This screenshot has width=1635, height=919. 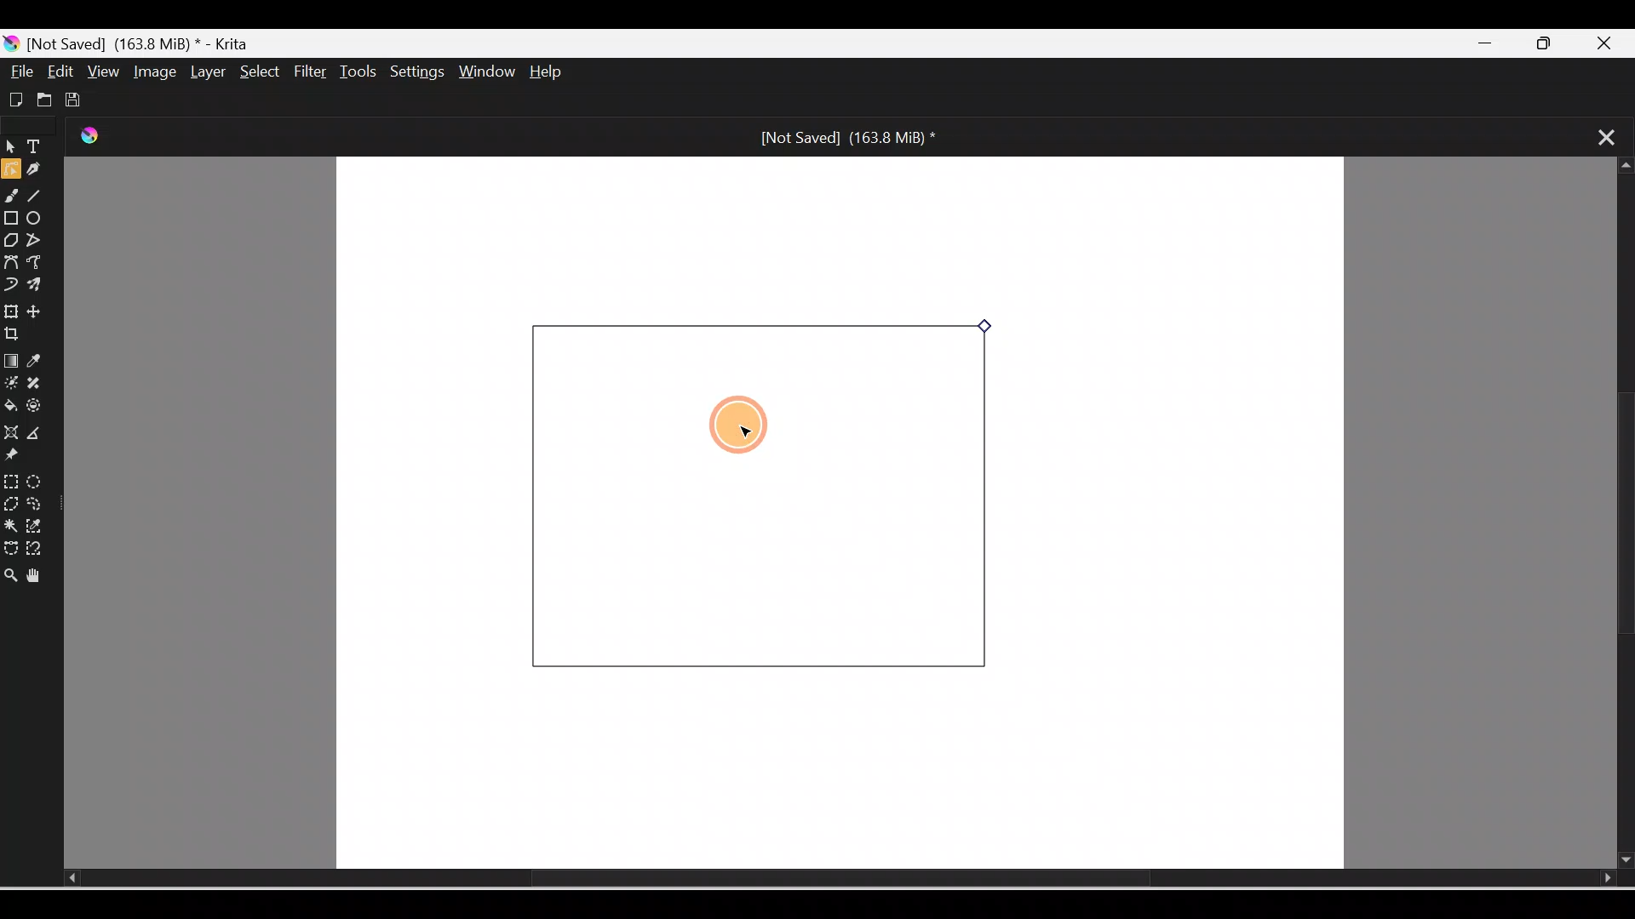 What do you see at coordinates (39, 220) in the screenshot?
I see `Ellipse` at bounding box center [39, 220].